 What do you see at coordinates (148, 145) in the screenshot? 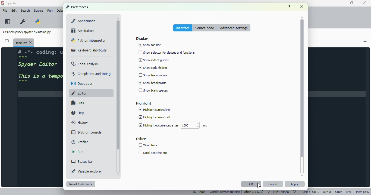
I see `wrap lines` at bounding box center [148, 145].